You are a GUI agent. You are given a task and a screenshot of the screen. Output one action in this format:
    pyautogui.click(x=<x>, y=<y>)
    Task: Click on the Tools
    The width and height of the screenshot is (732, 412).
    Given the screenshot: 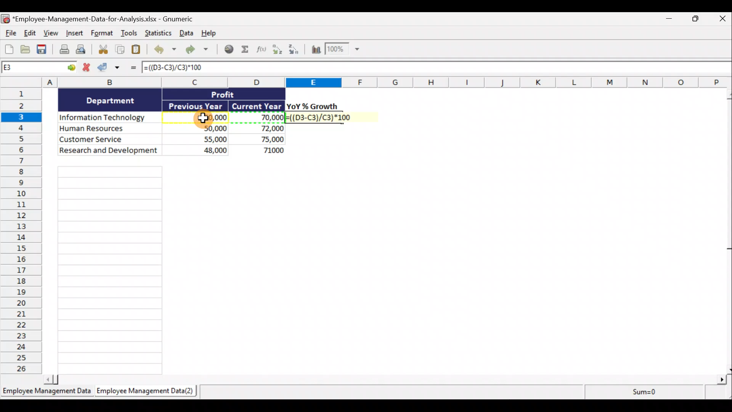 What is the action you would take?
    pyautogui.click(x=130, y=34)
    